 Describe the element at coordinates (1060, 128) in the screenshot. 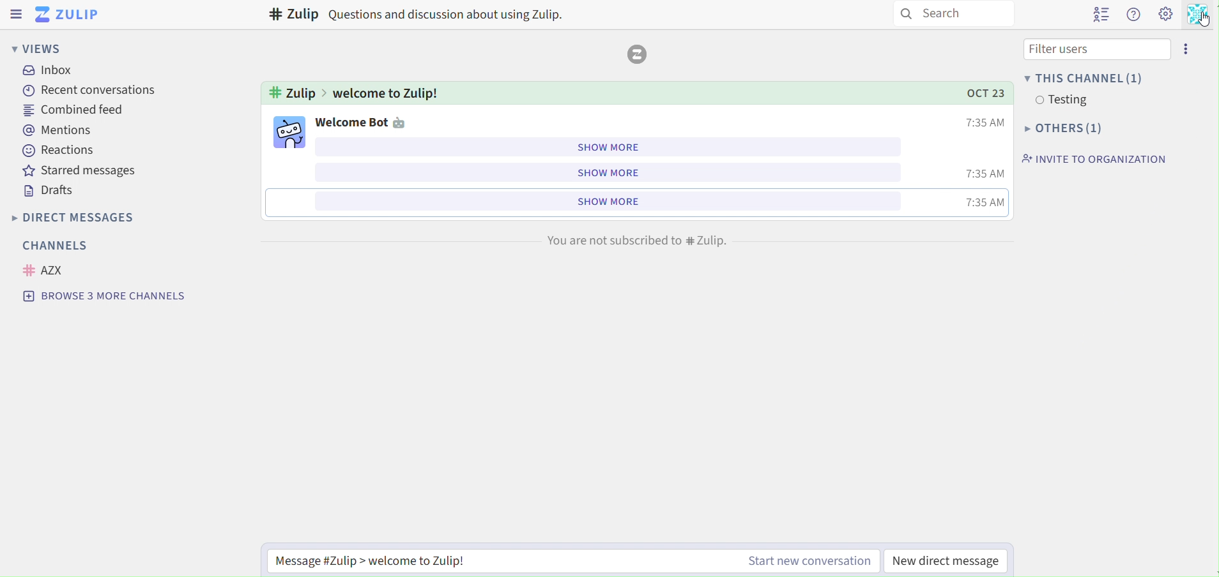

I see `others` at that location.